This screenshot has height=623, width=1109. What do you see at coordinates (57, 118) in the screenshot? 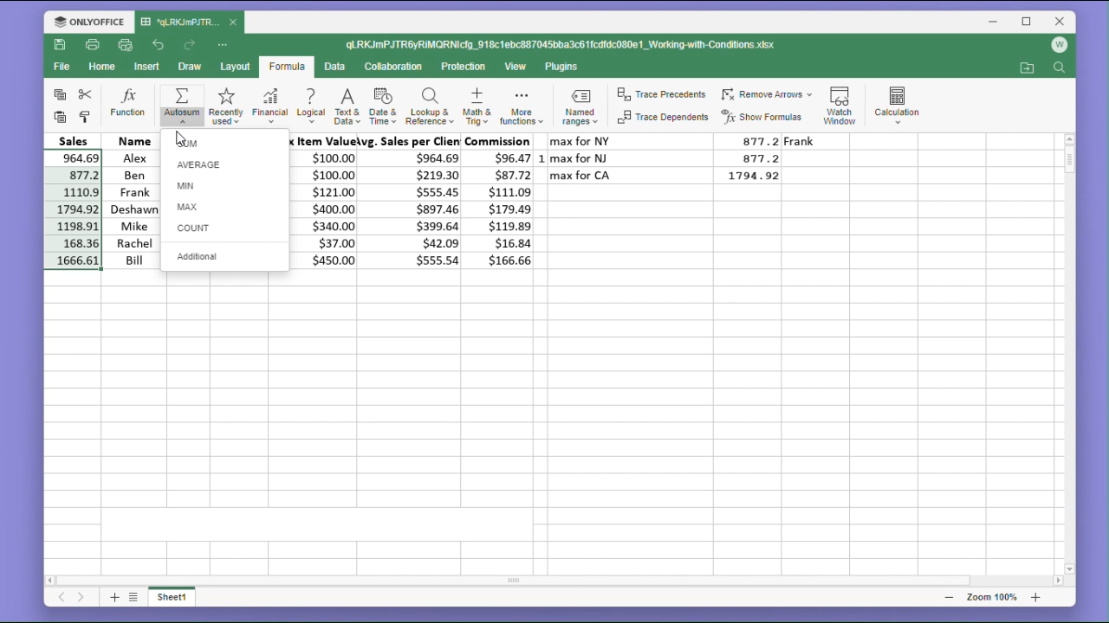
I see `paste` at bounding box center [57, 118].